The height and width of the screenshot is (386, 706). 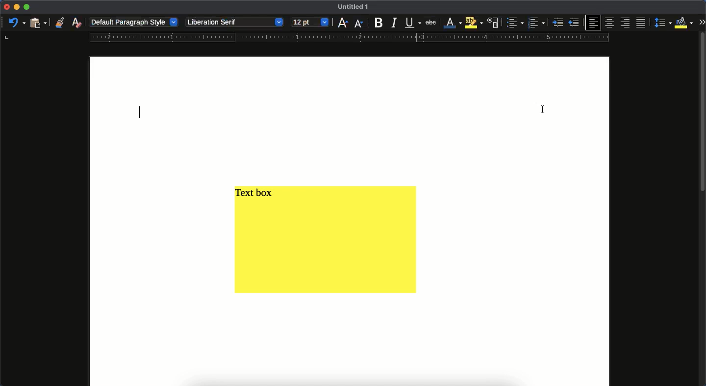 What do you see at coordinates (311, 22) in the screenshot?
I see `12 pt - font size` at bounding box center [311, 22].